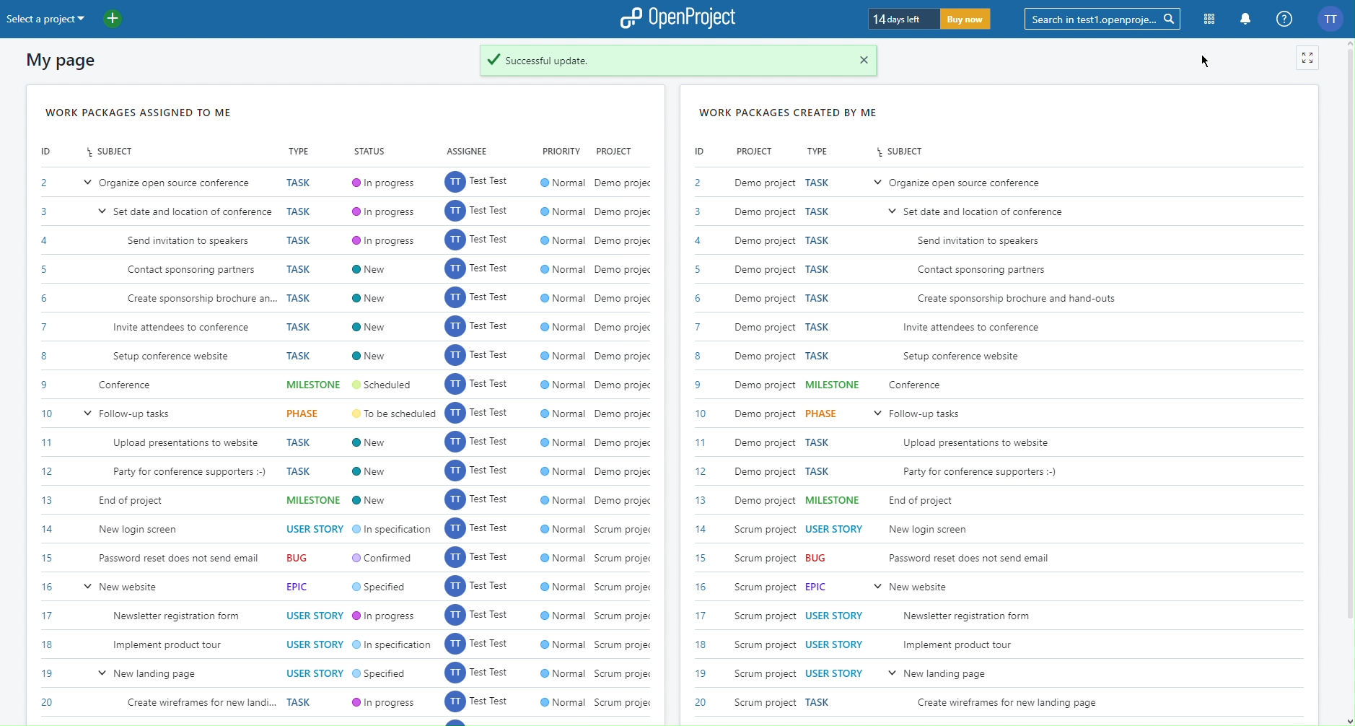 Image resolution: width=1355 pixels, height=726 pixels. I want to click on Task, so click(818, 458).